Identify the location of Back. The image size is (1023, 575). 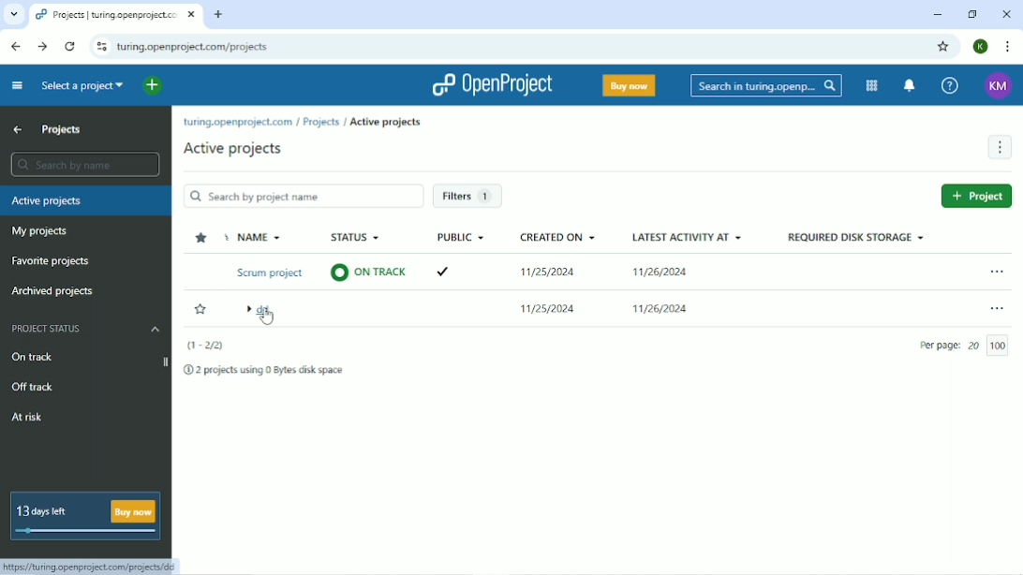
(16, 46).